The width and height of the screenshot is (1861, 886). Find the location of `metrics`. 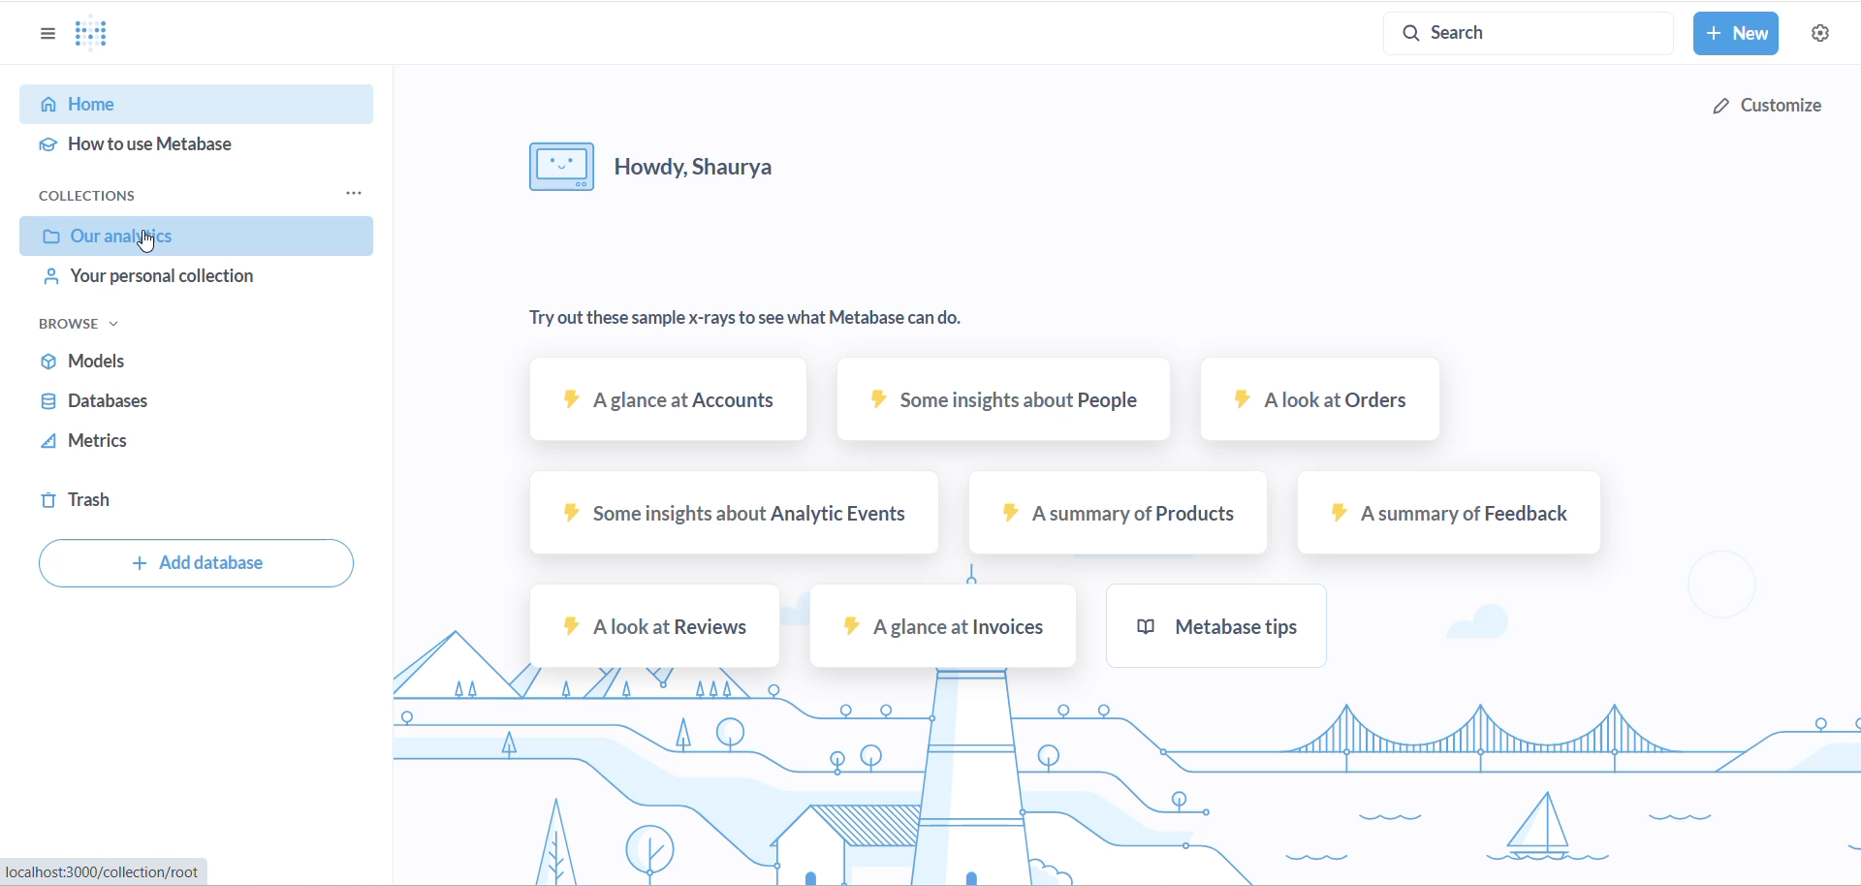

metrics is located at coordinates (176, 441).